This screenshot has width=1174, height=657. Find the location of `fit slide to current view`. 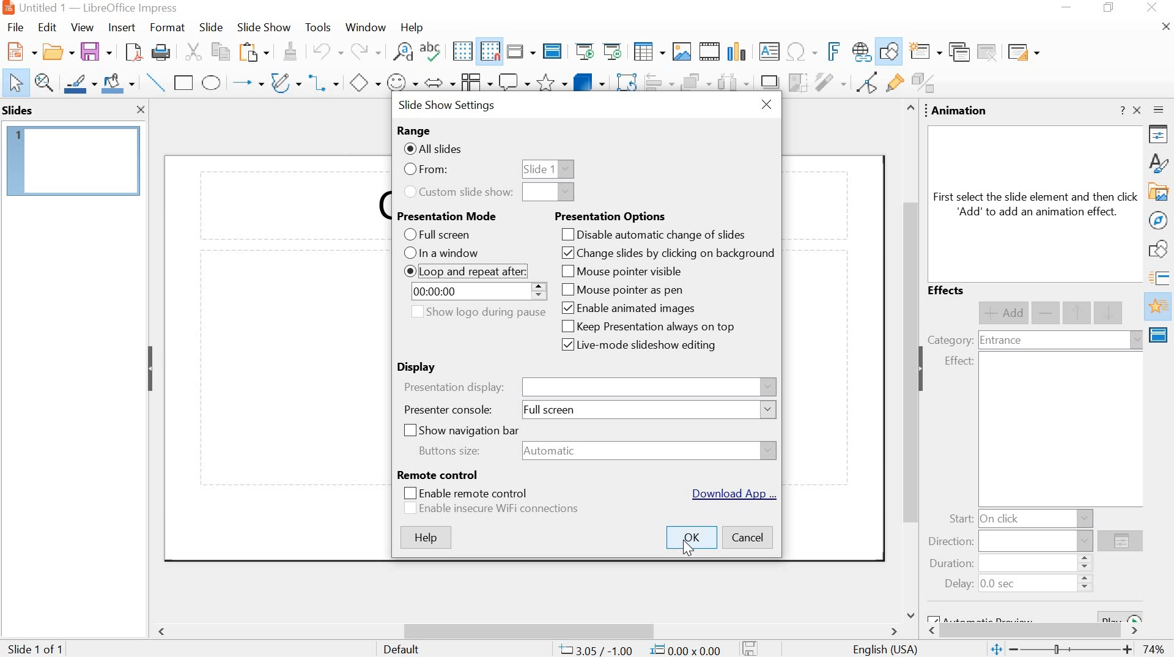

fit slide to current view is located at coordinates (995, 650).